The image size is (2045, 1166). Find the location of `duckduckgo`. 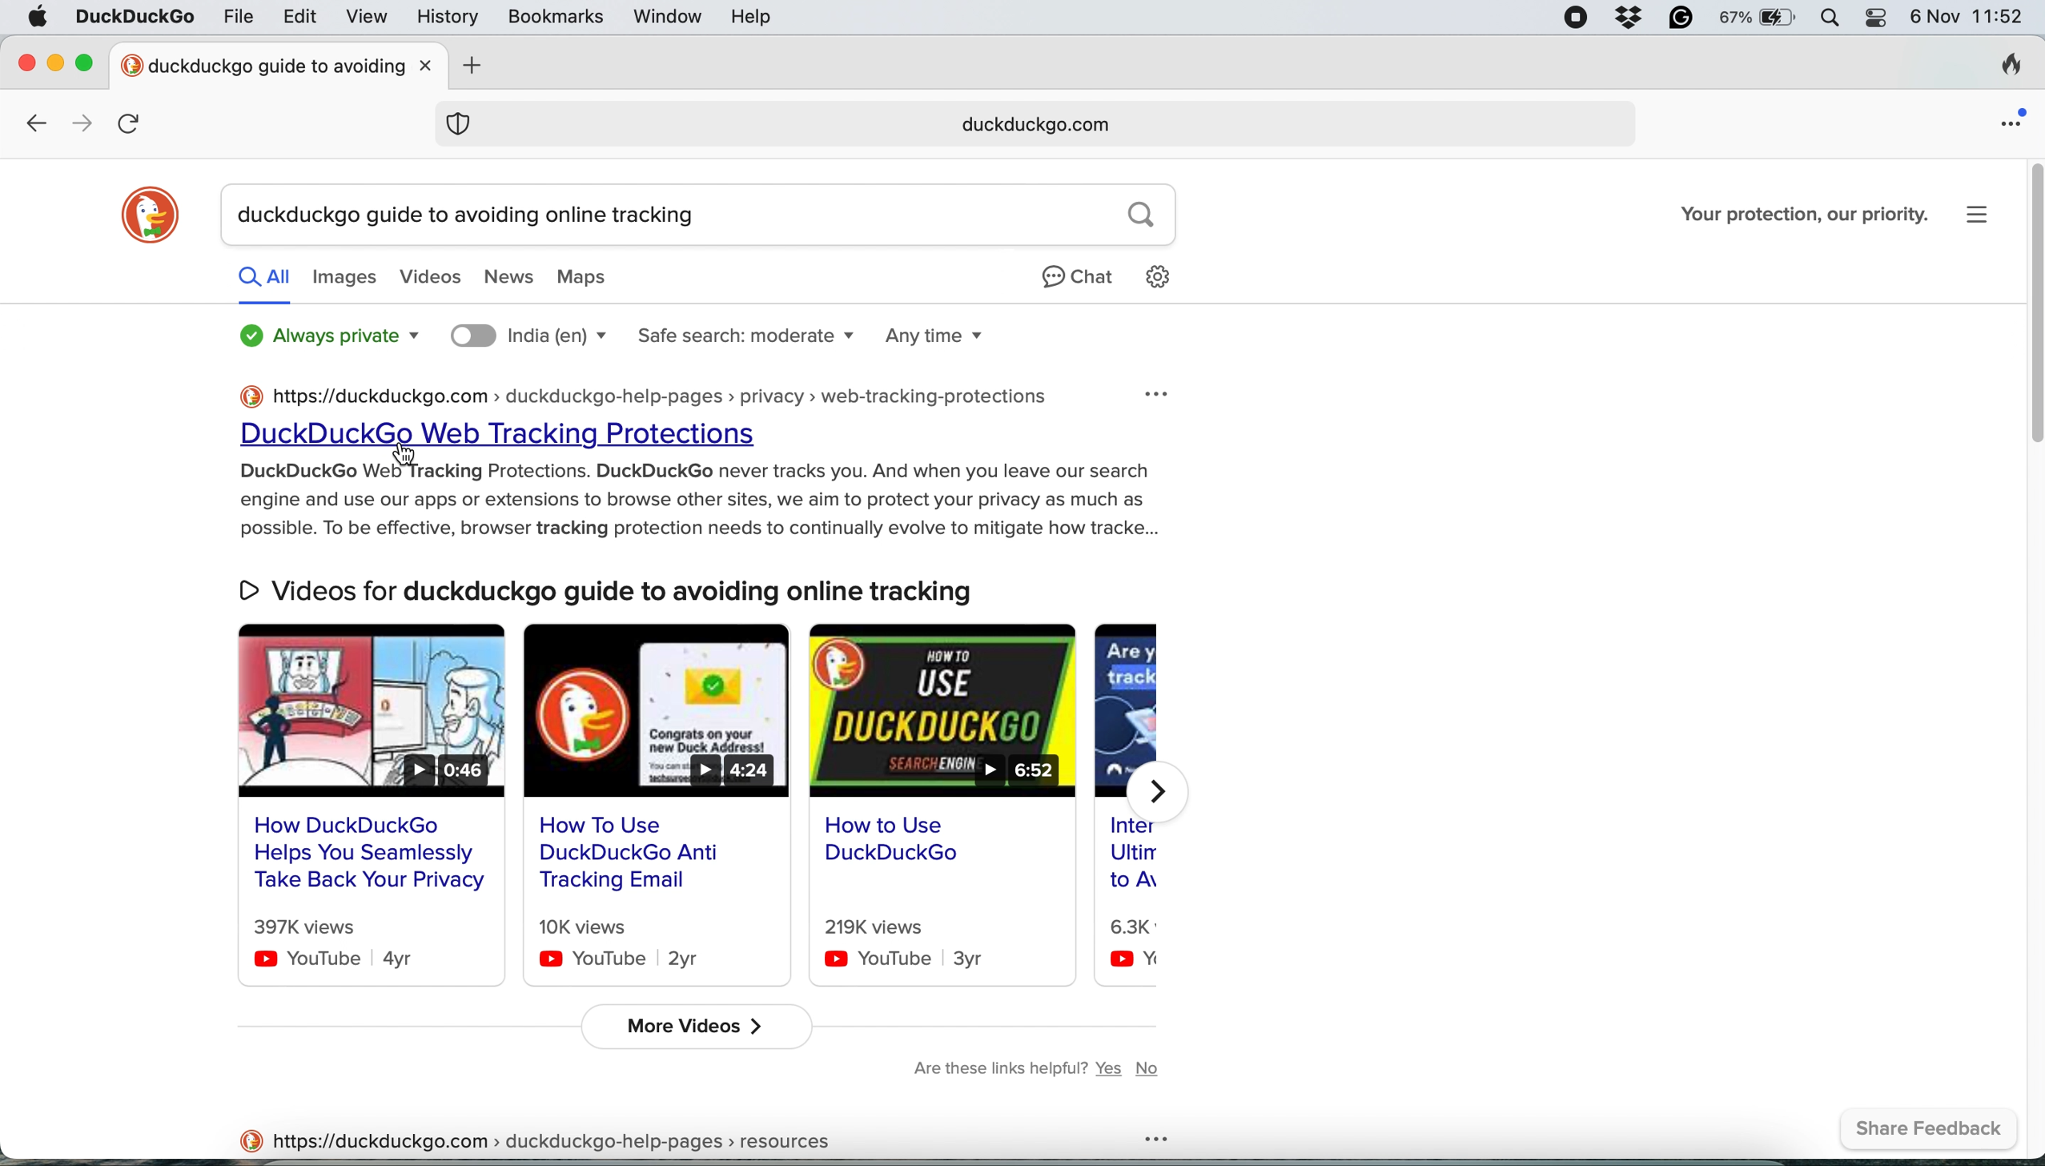

duckduckgo is located at coordinates (136, 14).